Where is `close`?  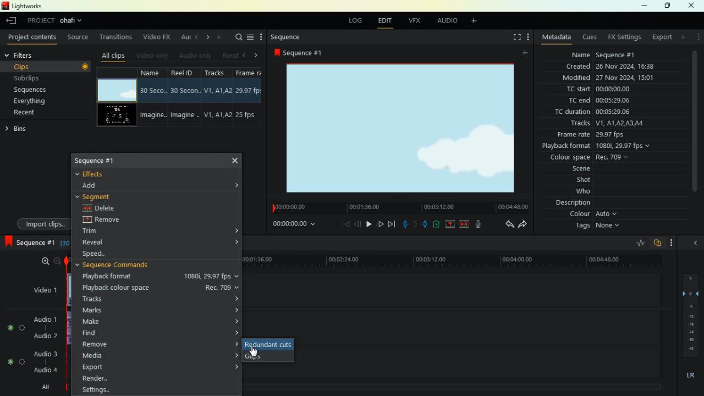
close is located at coordinates (693, 5).